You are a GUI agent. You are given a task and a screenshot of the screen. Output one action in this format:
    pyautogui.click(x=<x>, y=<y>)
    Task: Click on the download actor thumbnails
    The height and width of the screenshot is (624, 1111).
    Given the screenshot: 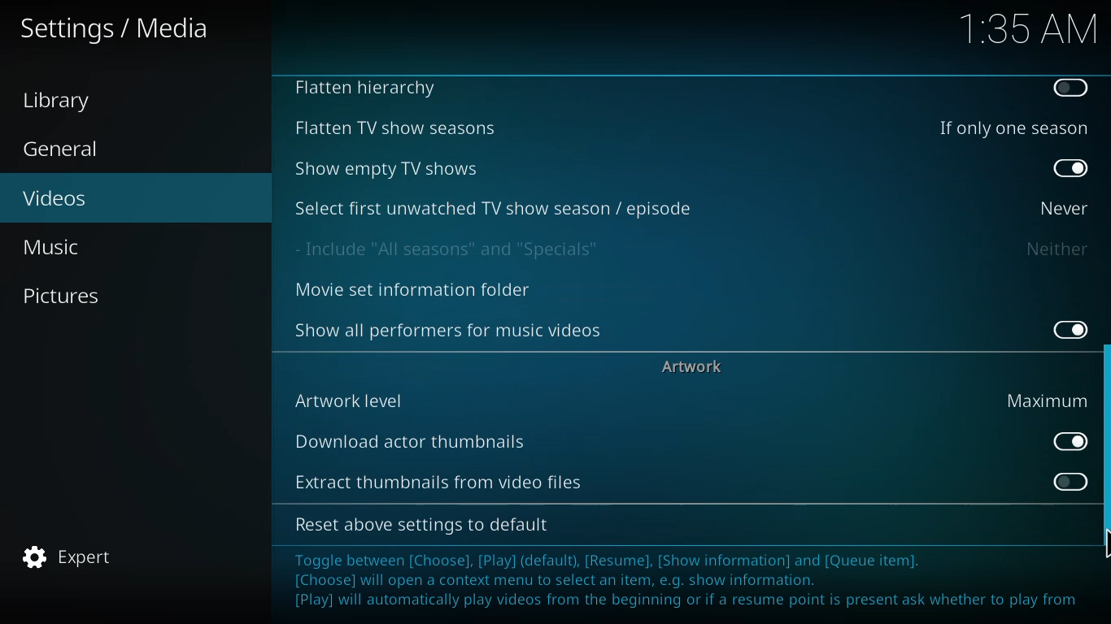 What is the action you would take?
    pyautogui.click(x=412, y=440)
    